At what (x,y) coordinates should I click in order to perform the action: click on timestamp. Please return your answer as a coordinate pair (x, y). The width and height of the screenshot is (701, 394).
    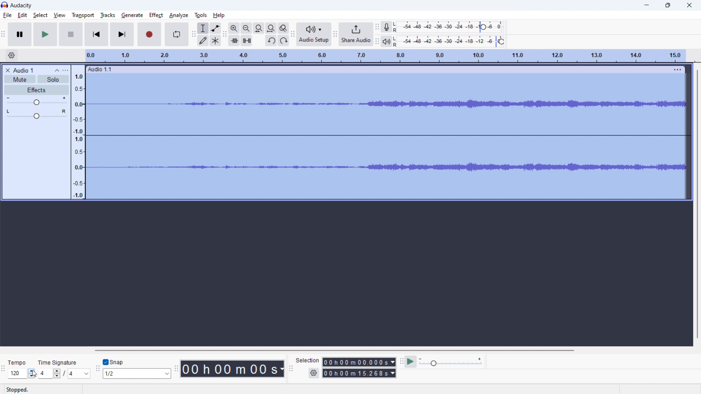
    Looking at the image, I should click on (234, 369).